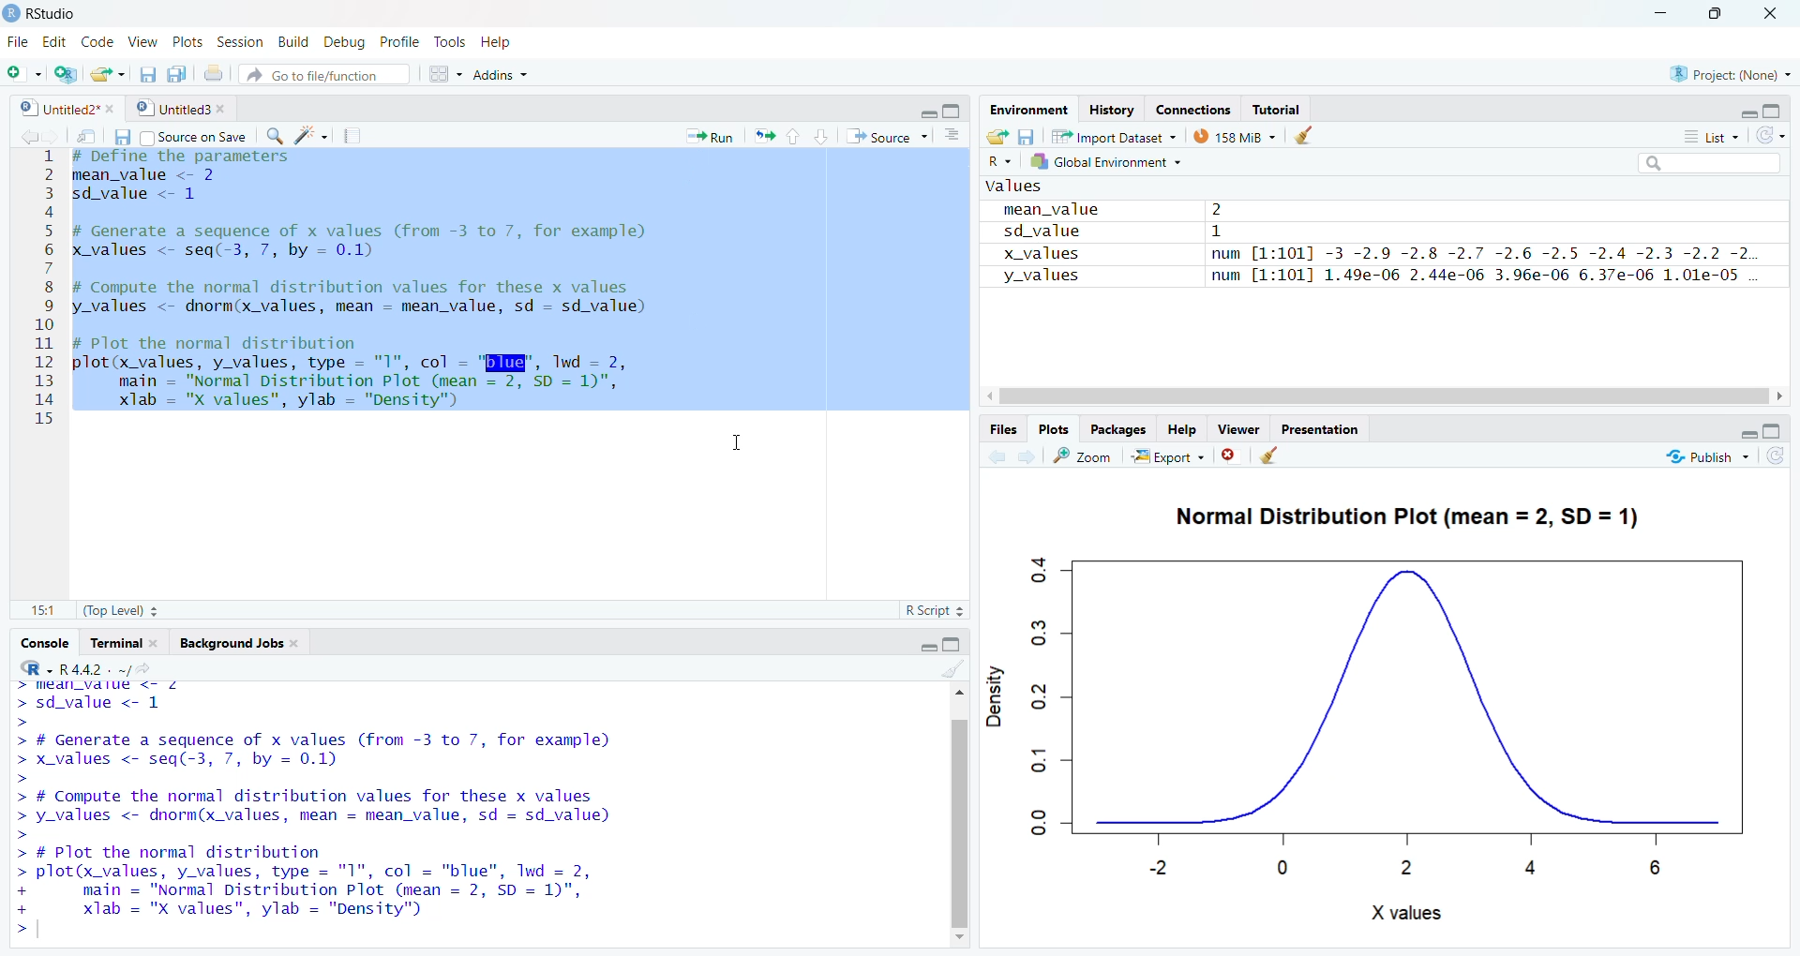  What do you see at coordinates (1717, 14) in the screenshot?
I see `maximize` at bounding box center [1717, 14].